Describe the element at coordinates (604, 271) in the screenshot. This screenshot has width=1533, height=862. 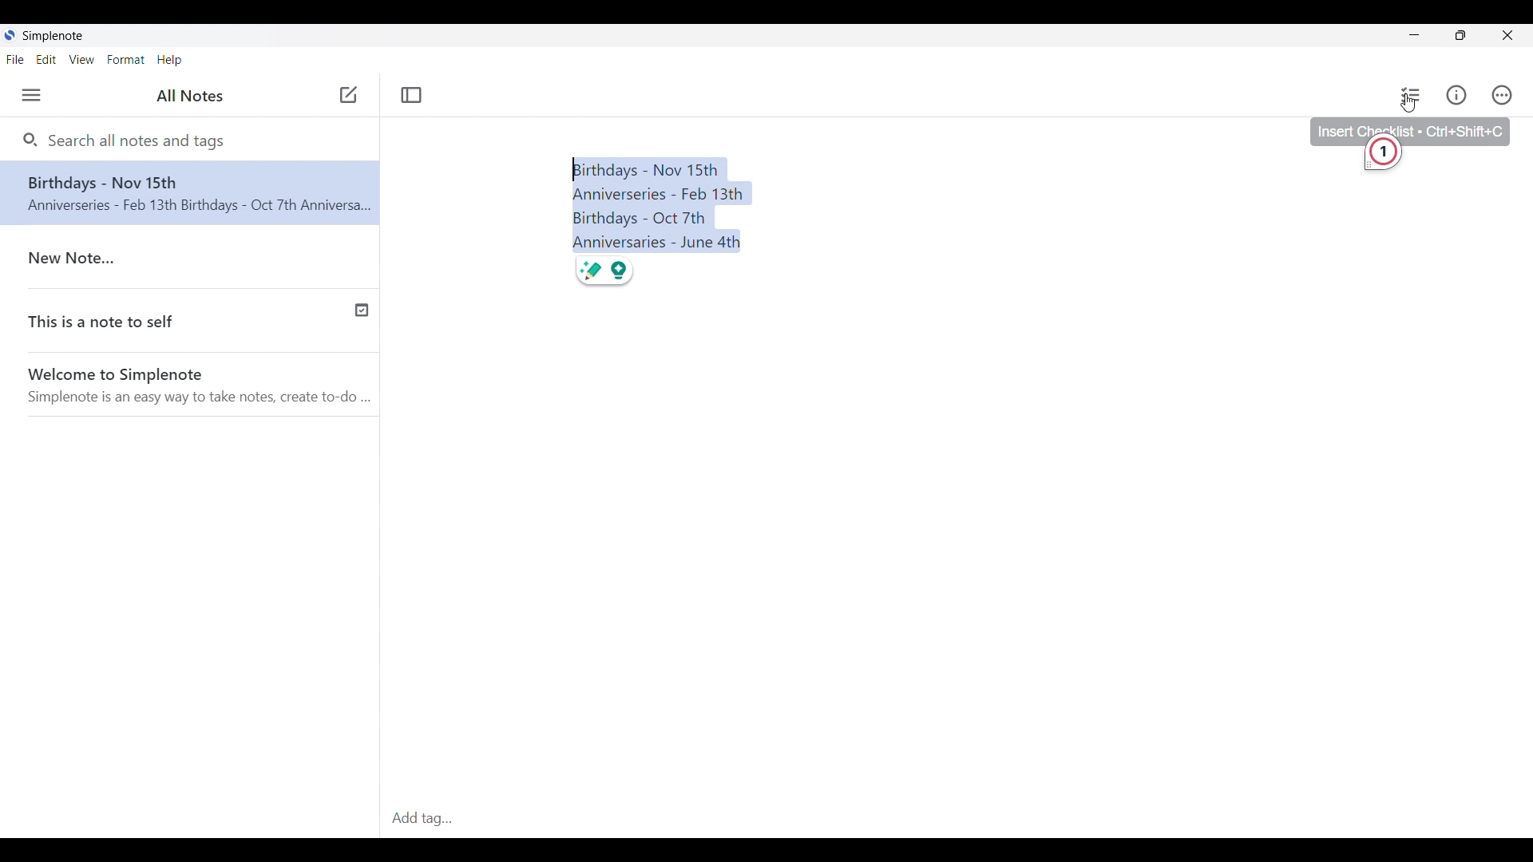
I see `Grammarly extension on selected text` at that location.